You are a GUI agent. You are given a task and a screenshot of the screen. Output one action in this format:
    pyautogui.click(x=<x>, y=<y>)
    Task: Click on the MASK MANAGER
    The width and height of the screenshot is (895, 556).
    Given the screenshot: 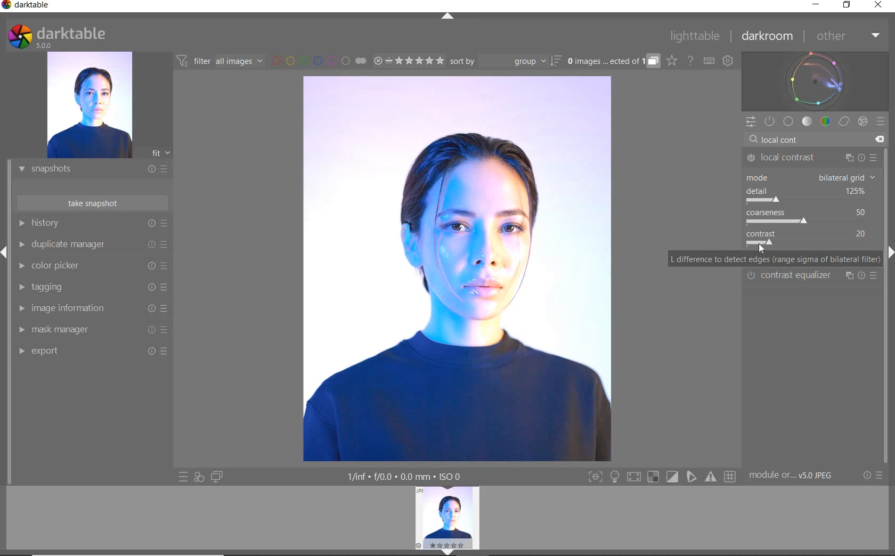 What is the action you would take?
    pyautogui.click(x=88, y=330)
    